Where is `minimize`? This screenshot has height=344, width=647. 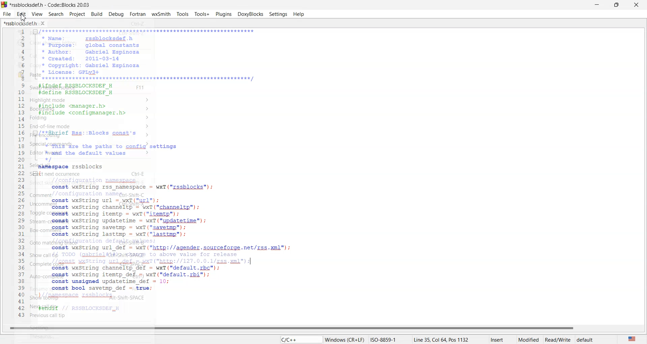
minimize is located at coordinates (37, 32).